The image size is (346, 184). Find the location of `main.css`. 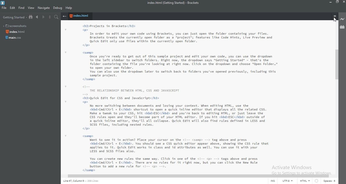

main.css is located at coordinates (14, 39).